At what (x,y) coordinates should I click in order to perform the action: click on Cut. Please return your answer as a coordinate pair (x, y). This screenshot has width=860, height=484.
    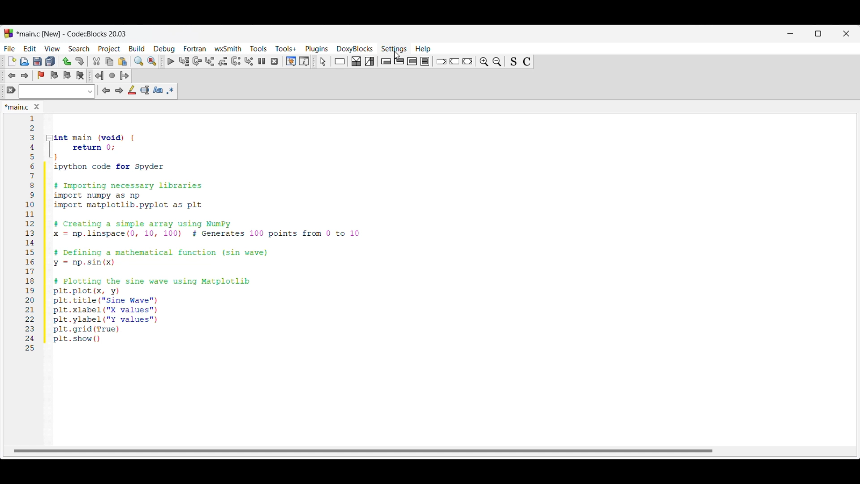
    Looking at the image, I should click on (97, 61).